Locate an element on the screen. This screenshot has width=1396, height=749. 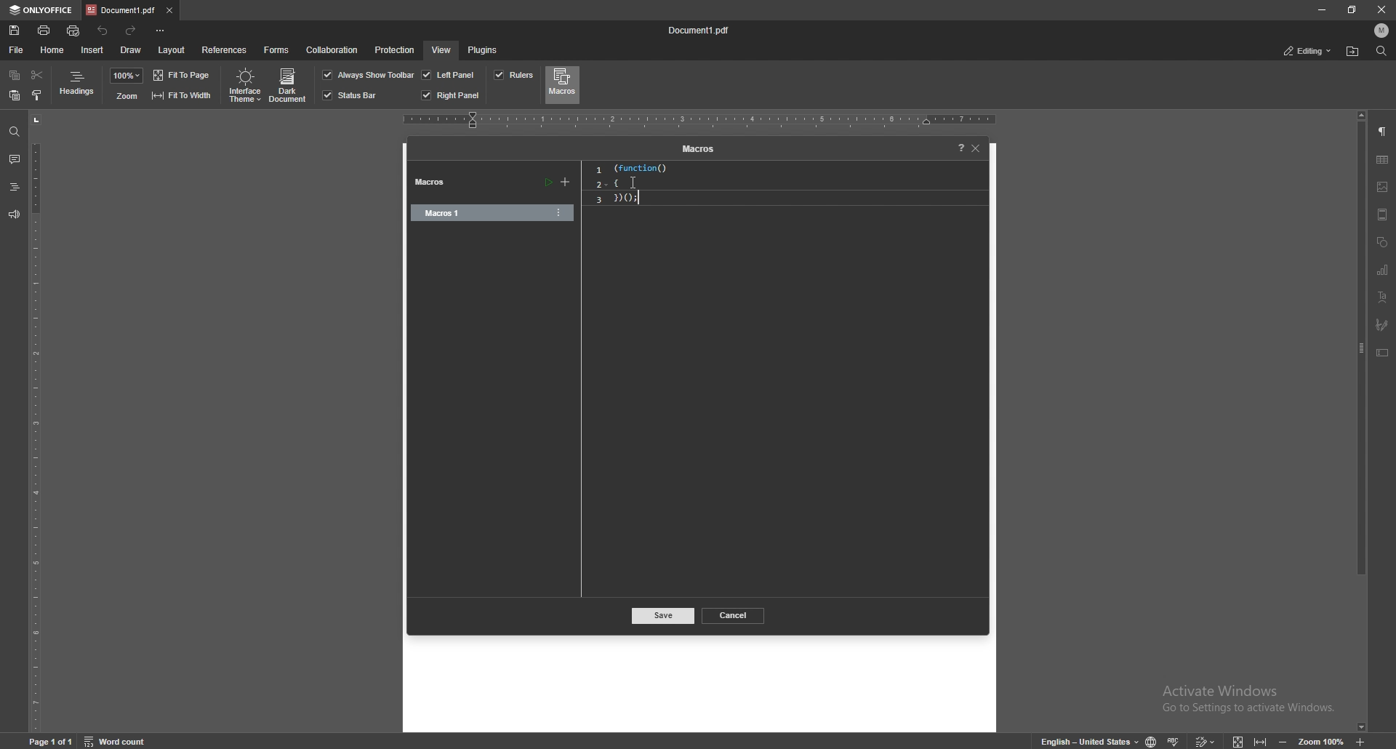
interface theme is located at coordinates (243, 86).